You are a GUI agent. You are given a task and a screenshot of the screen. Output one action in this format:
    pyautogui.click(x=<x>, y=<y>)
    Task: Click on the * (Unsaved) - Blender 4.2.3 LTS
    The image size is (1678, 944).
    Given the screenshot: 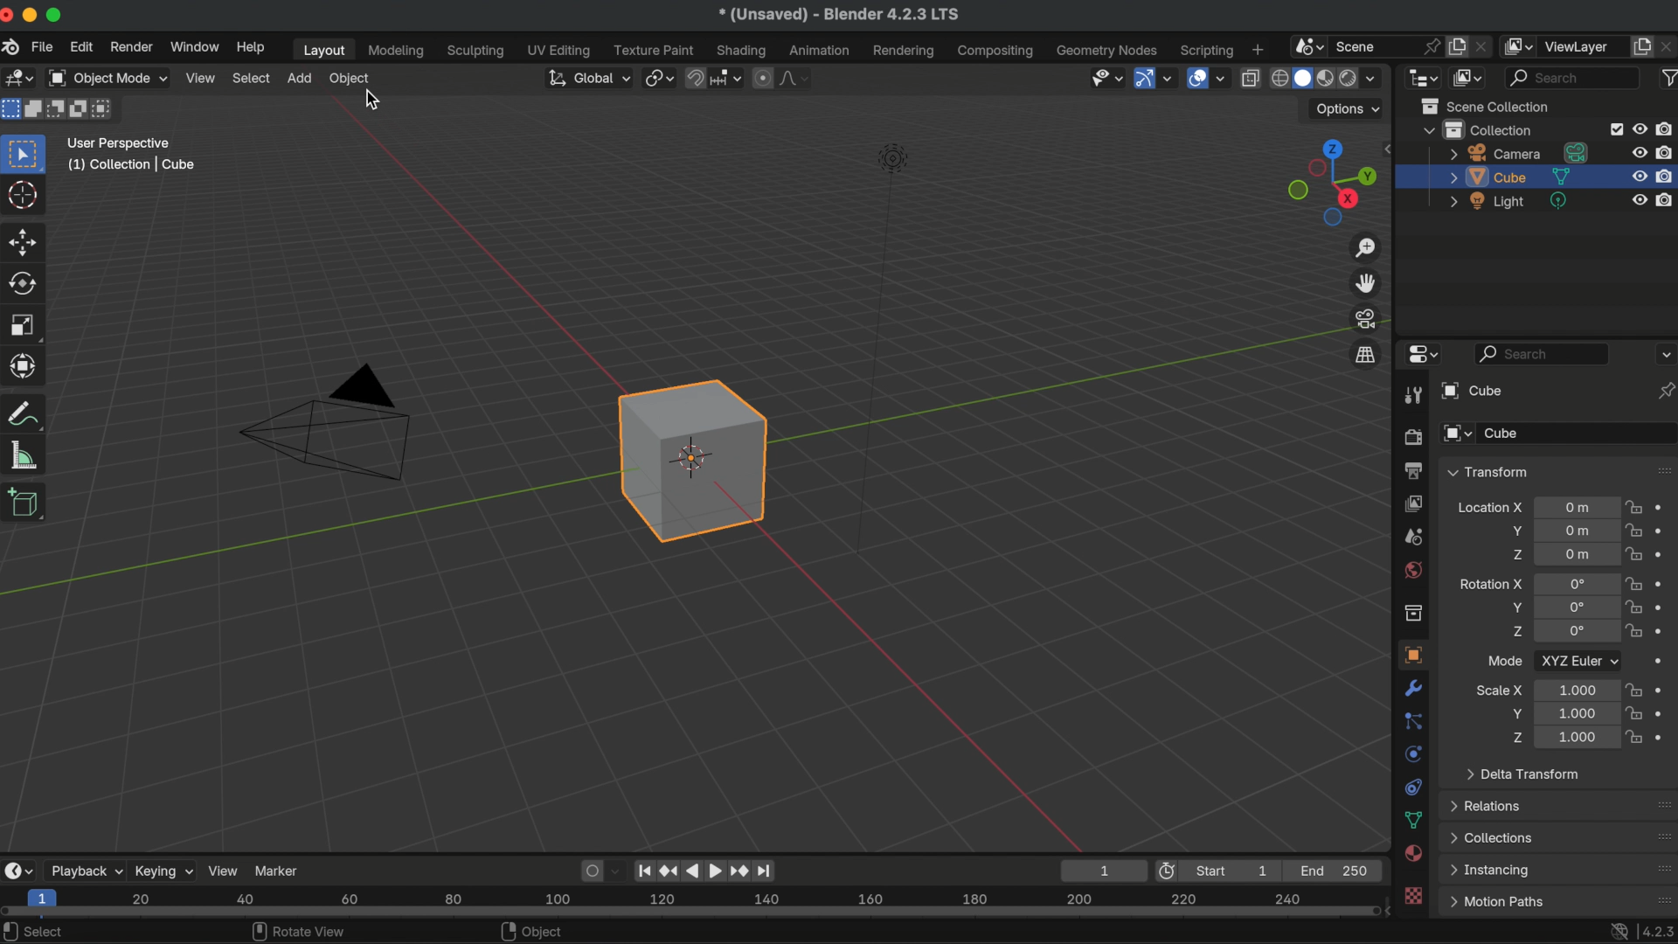 What is the action you would take?
    pyautogui.click(x=838, y=16)
    